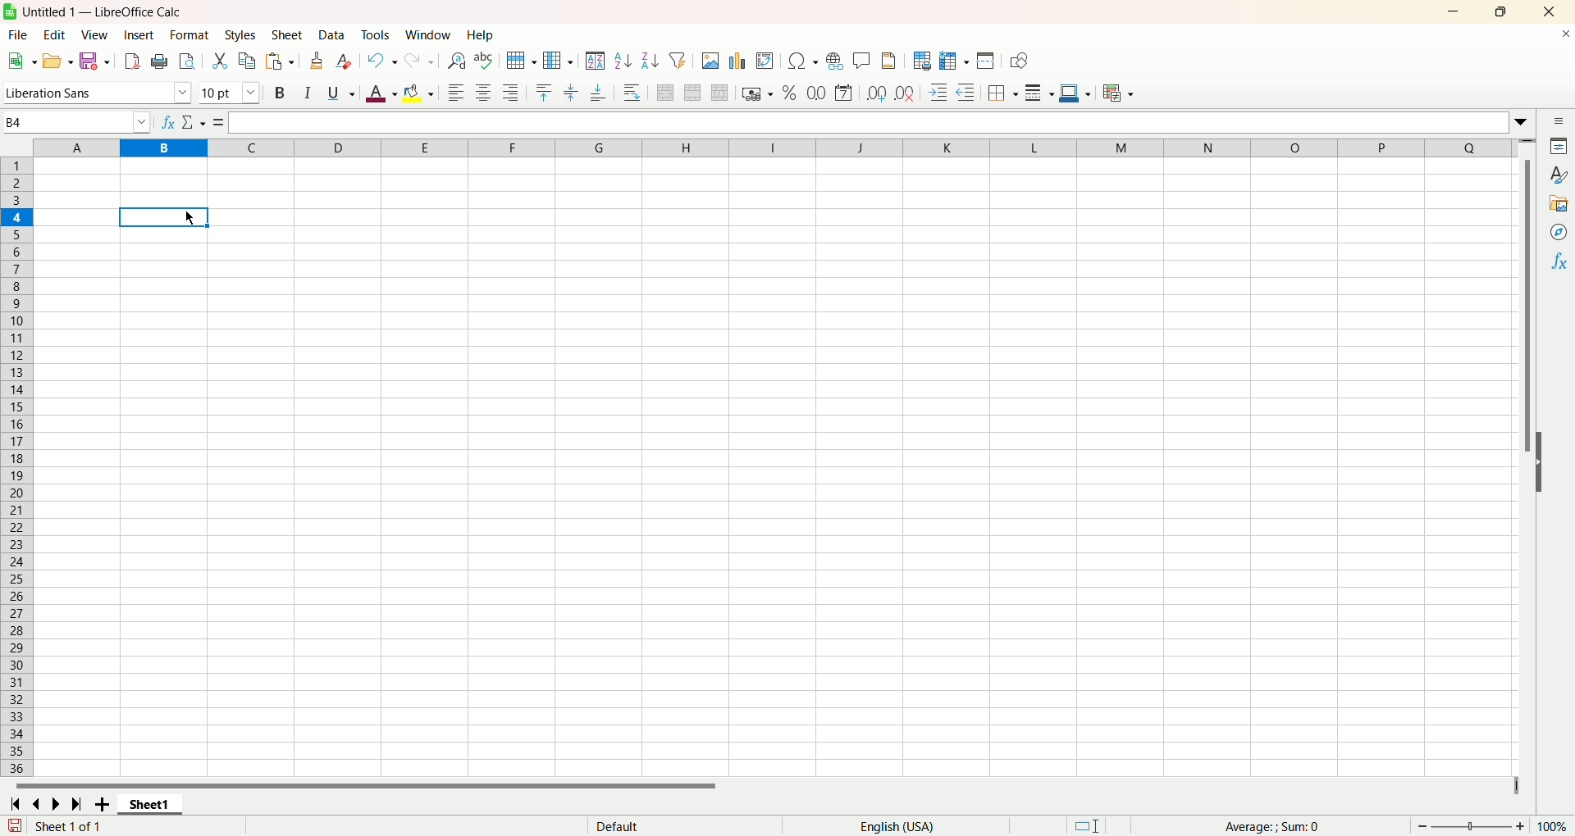 The height and width of the screenshot is (836, 1575). What do you see at coordinates (1101, 824) in the screenshot?
I see `Selection mode` at bounding box center [1101, 824].